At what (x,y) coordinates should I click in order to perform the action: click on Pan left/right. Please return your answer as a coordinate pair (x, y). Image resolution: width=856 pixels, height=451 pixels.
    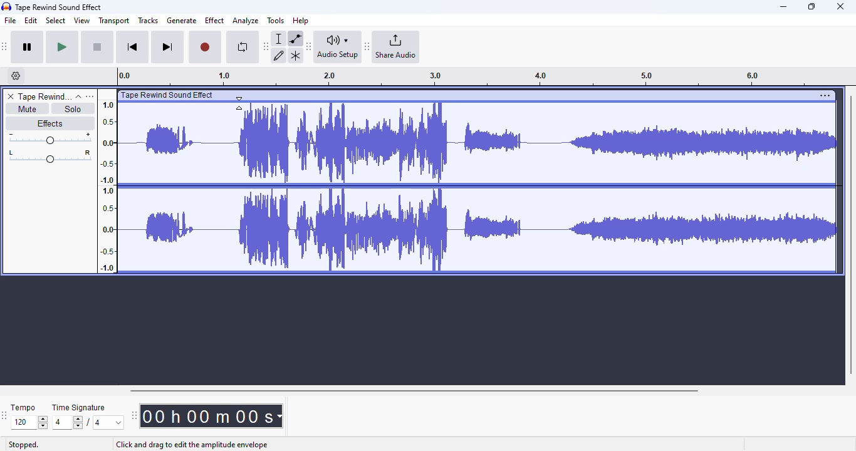
    Looking at the image, I should click on (50, 157).